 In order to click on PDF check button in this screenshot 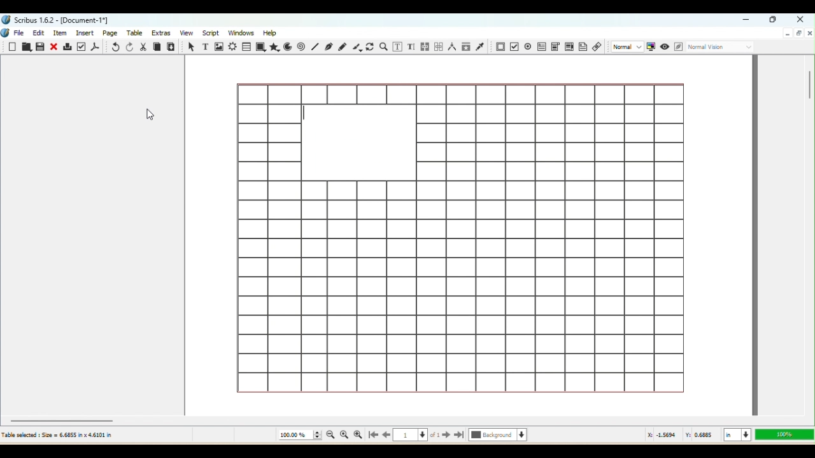, I will do `click(528, 46)`.